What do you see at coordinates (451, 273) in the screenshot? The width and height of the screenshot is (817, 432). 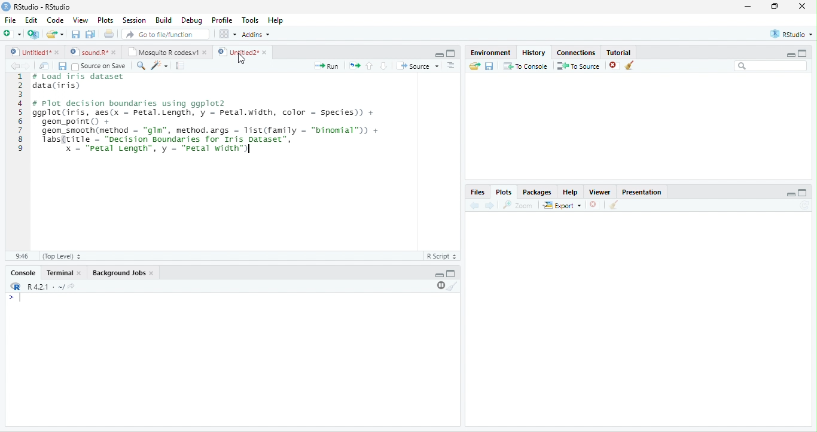 I see `Maximize` at bounding box center [451, 273].